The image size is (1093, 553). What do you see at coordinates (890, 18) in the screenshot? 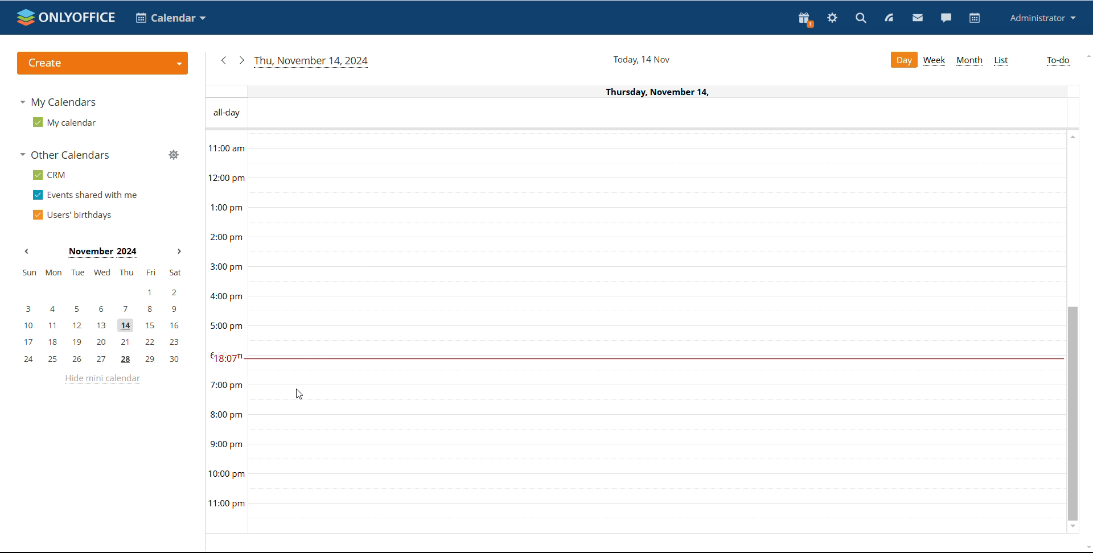
I see `feed` at bounding box center [890, 18].